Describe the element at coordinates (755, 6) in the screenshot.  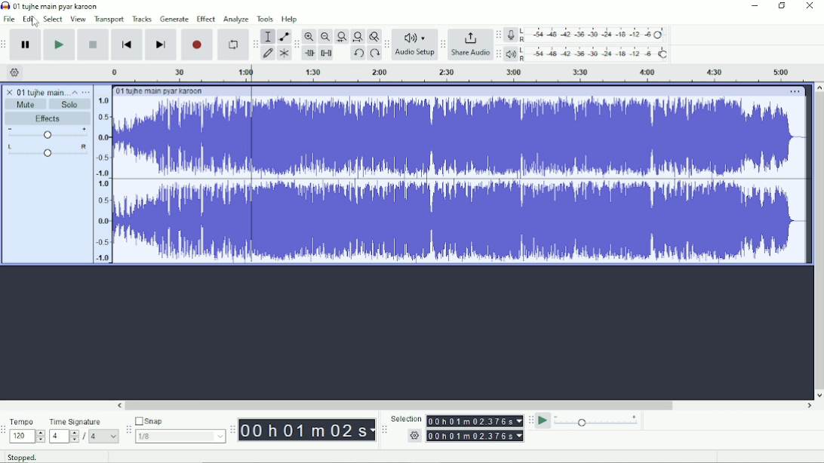
I see `Minimize` at that location.